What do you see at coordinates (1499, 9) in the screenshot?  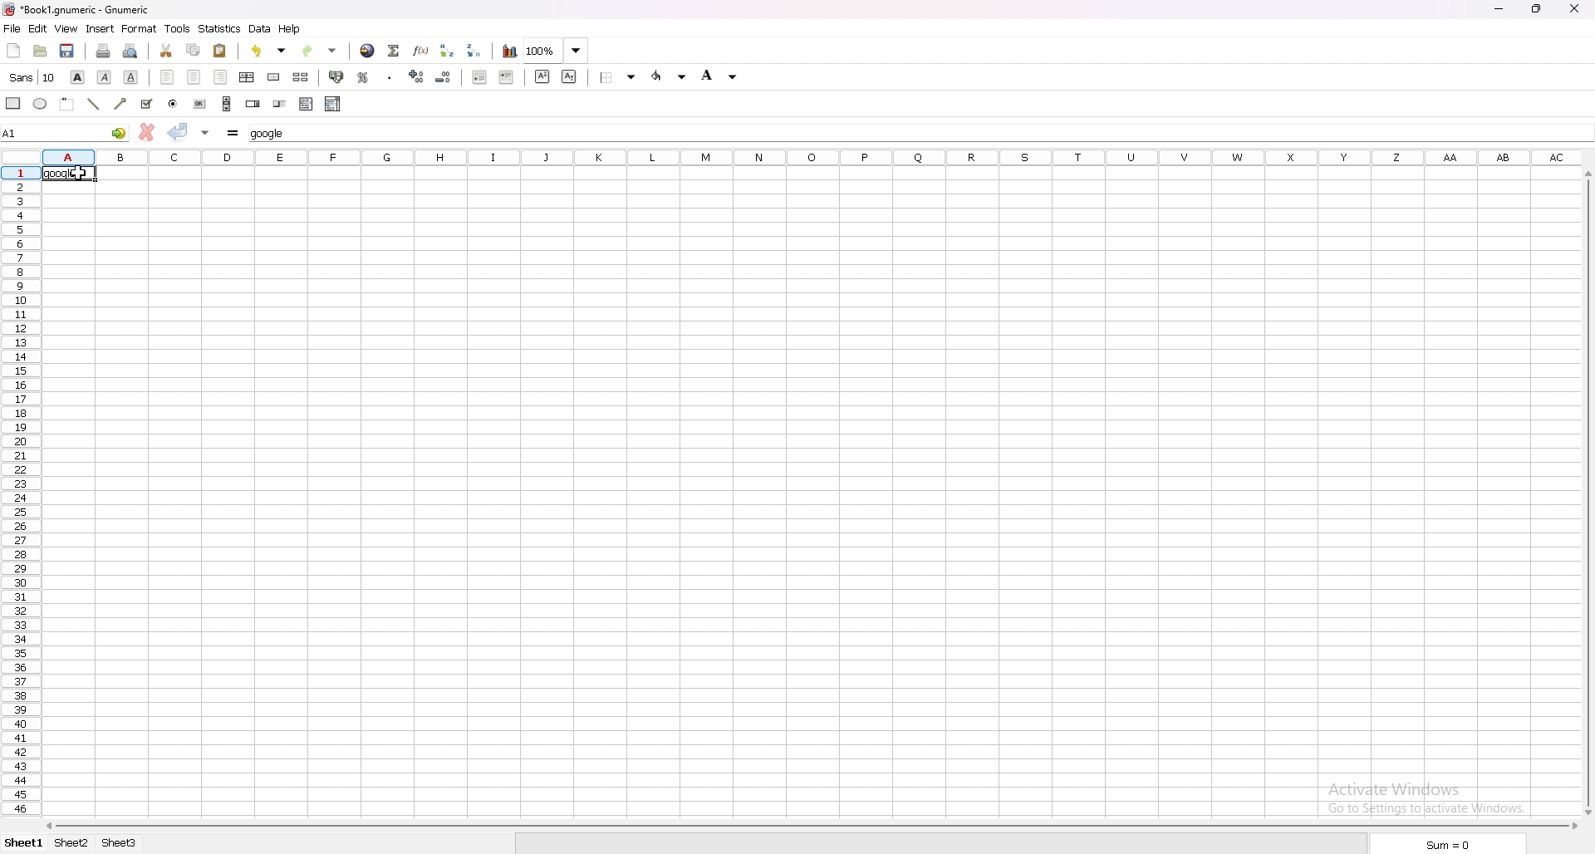 I see `minimize` at bounding box center [1499, 9].